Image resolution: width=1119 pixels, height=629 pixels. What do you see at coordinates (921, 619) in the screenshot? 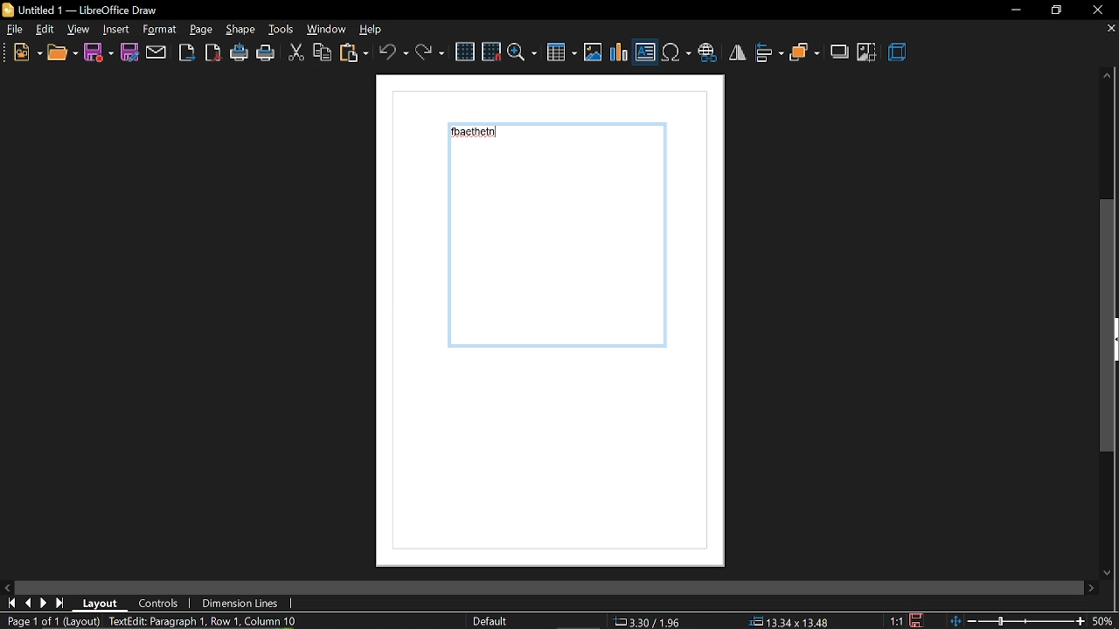
I see `save` at bounding box center [921, 619].